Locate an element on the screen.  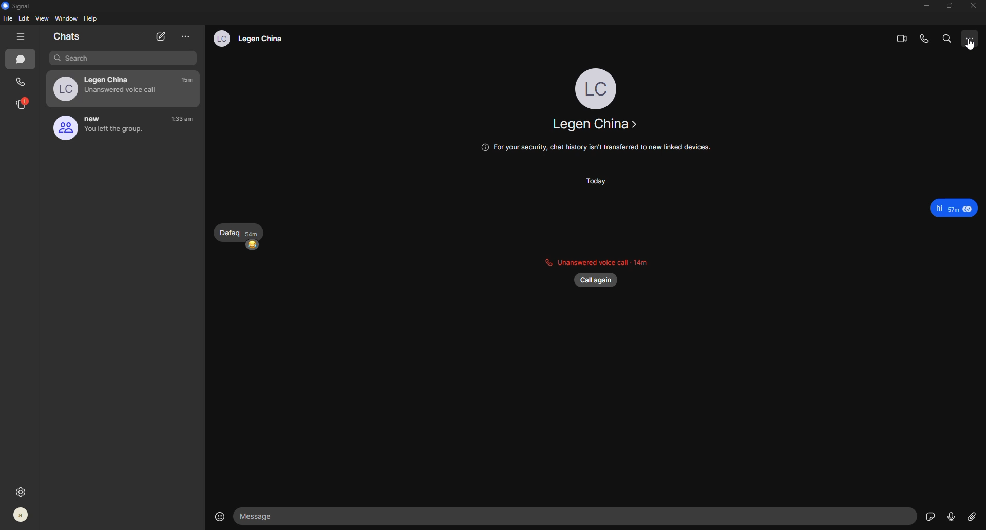
video call is located at coordinates (897, 38).